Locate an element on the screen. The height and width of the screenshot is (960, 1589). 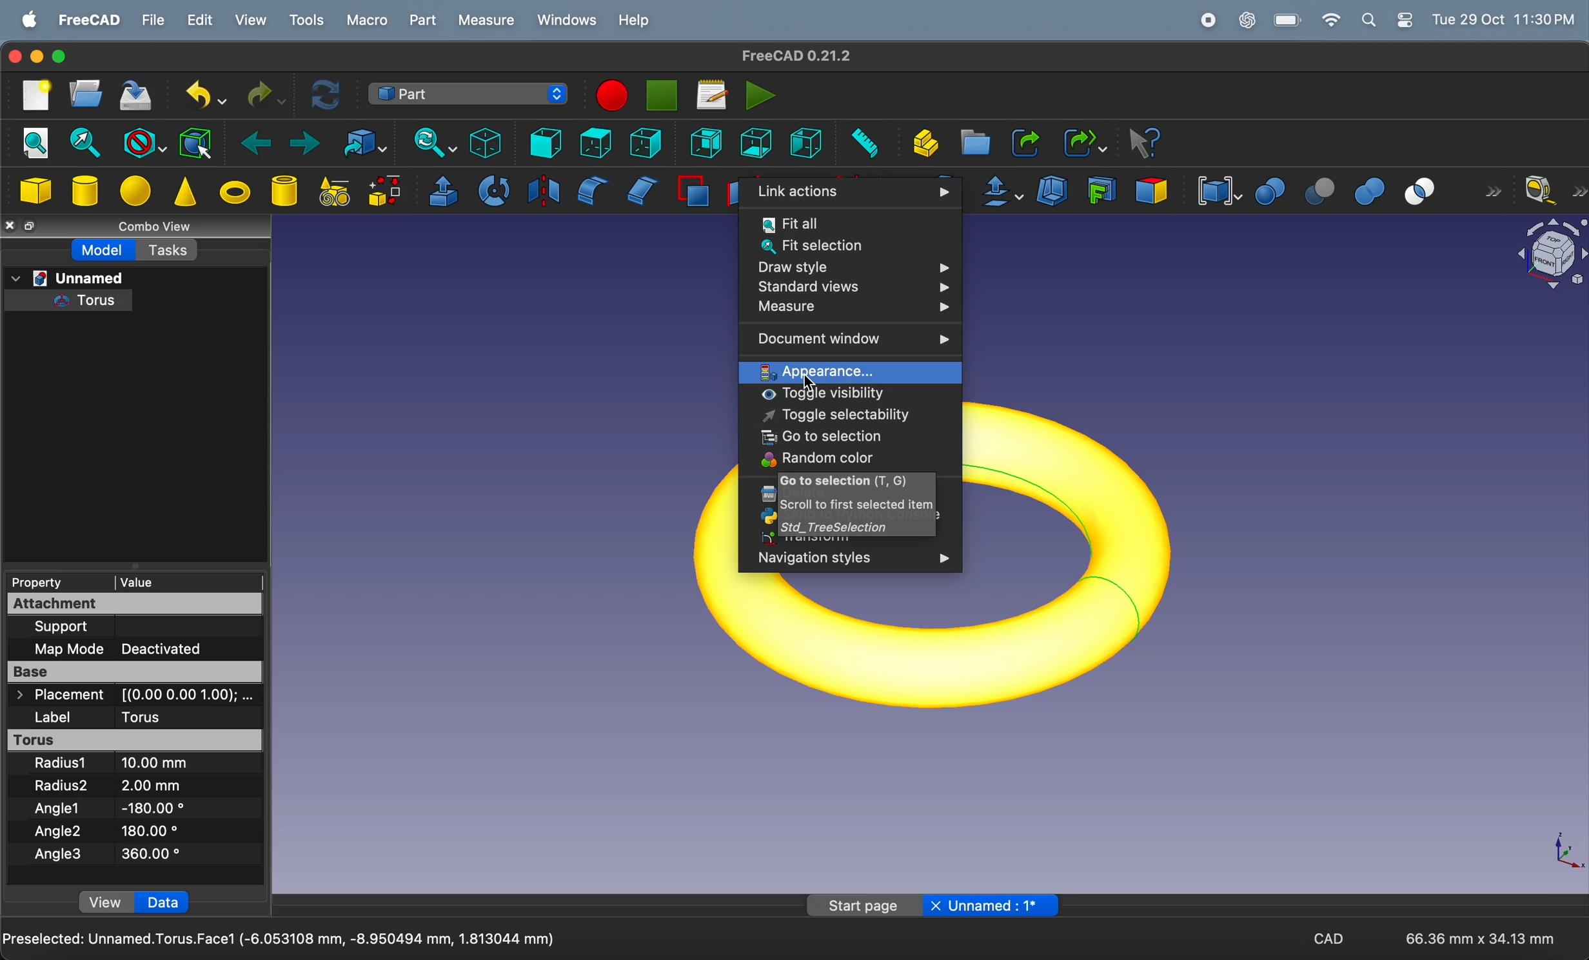
std tree selection is located at coordinates (840, 526).